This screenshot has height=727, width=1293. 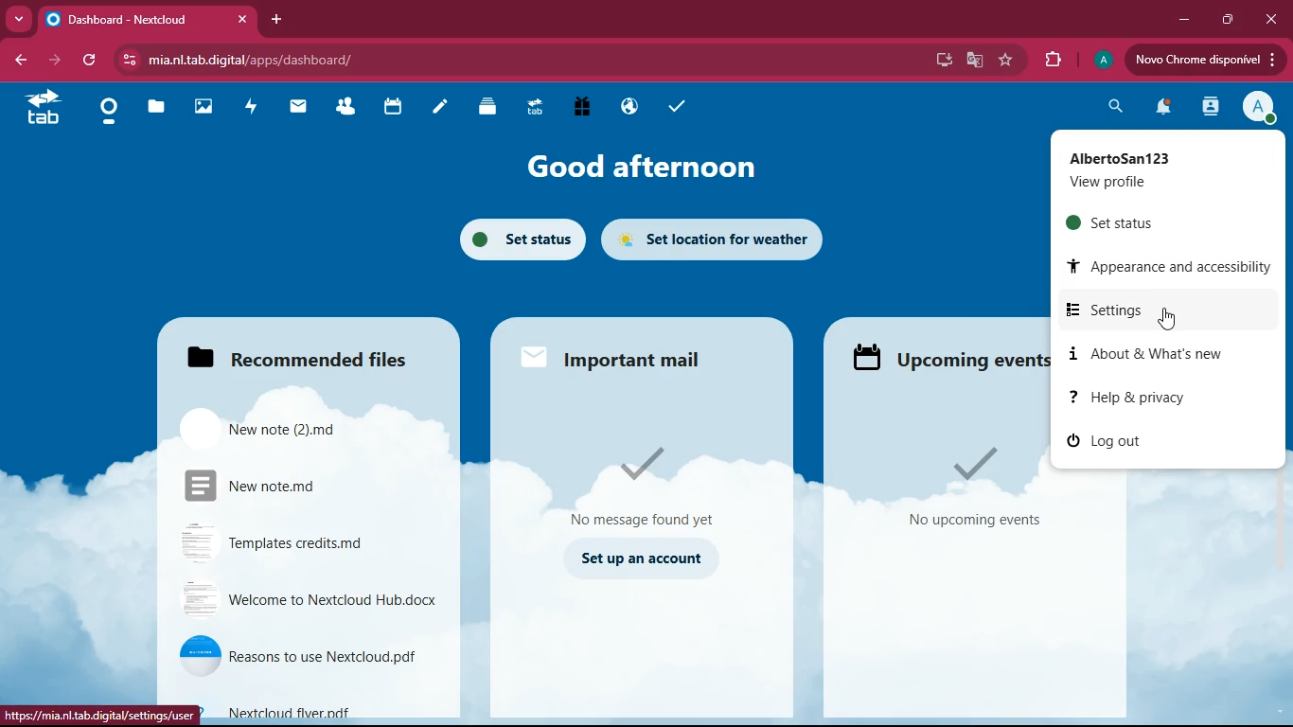 I want to click on file, so click(x=330, y=710).